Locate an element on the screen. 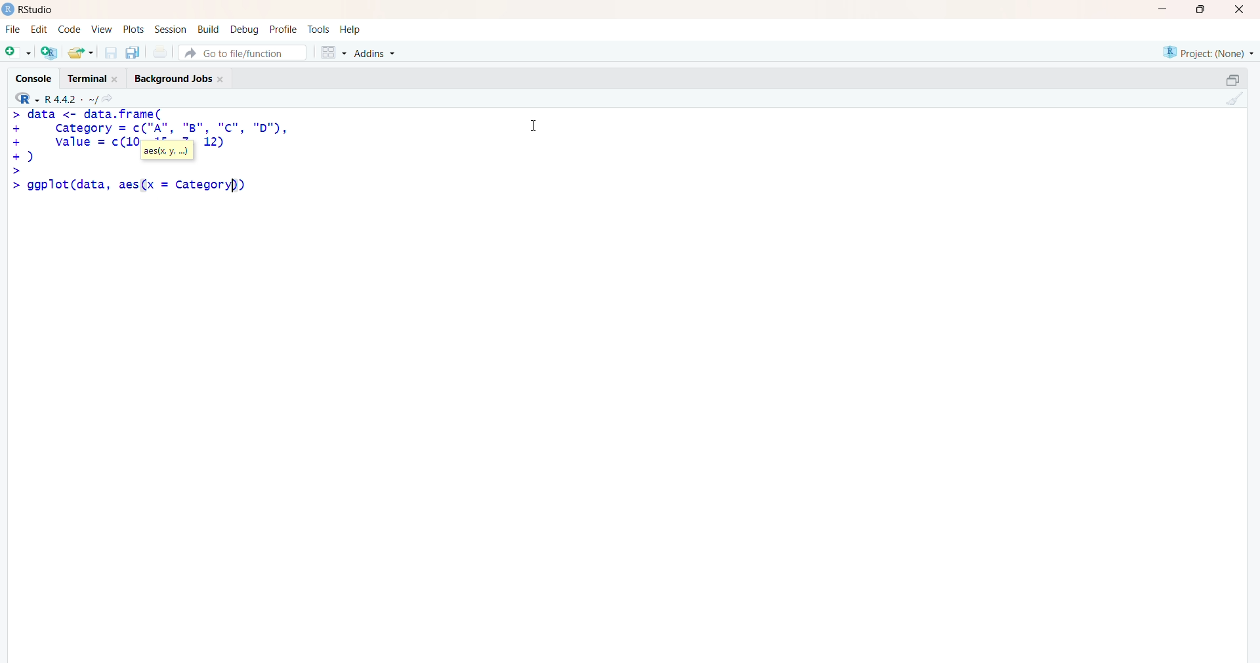  profile is located at coordinates (282, 30).